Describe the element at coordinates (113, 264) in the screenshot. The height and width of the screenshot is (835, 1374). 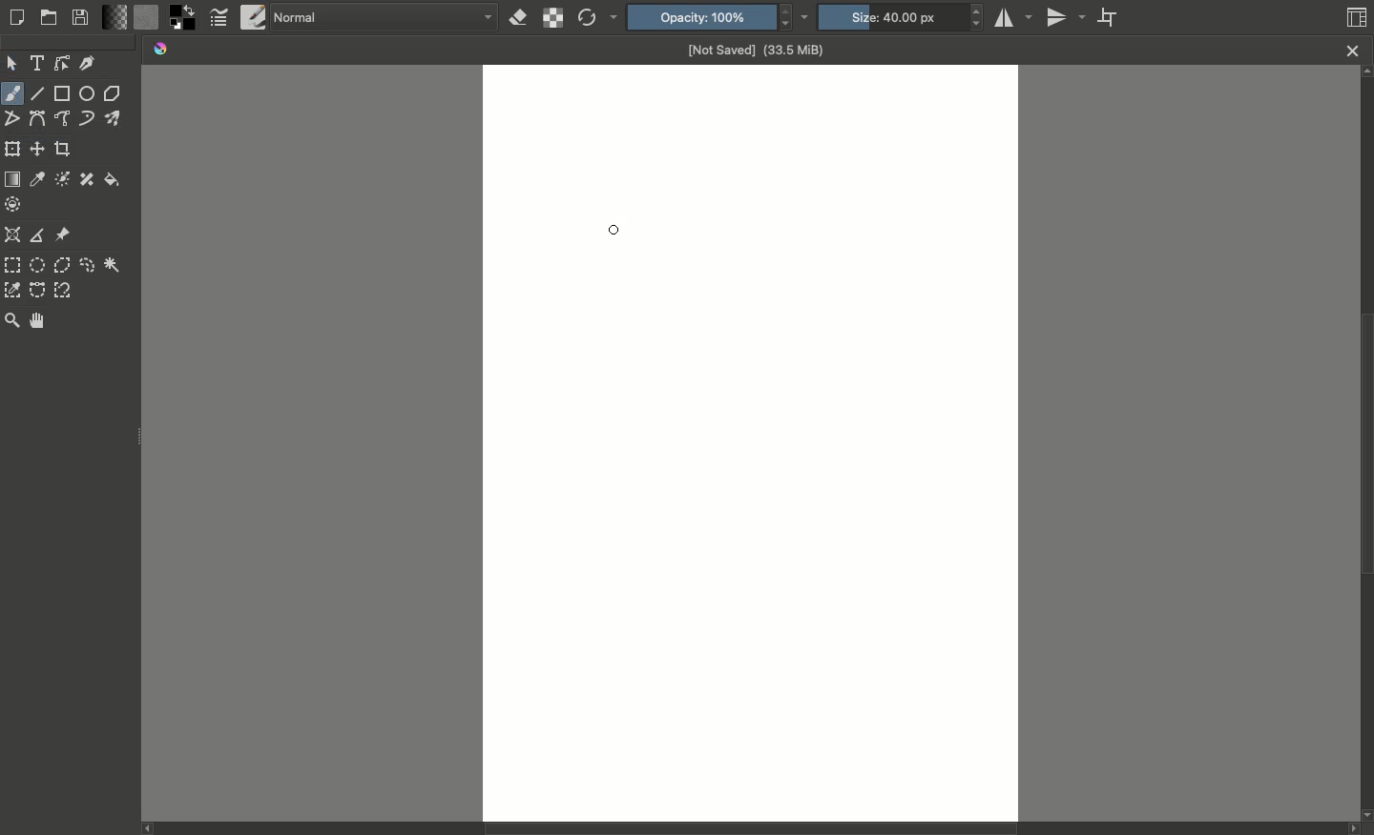
I see `Contiguous selection tool` at that location.